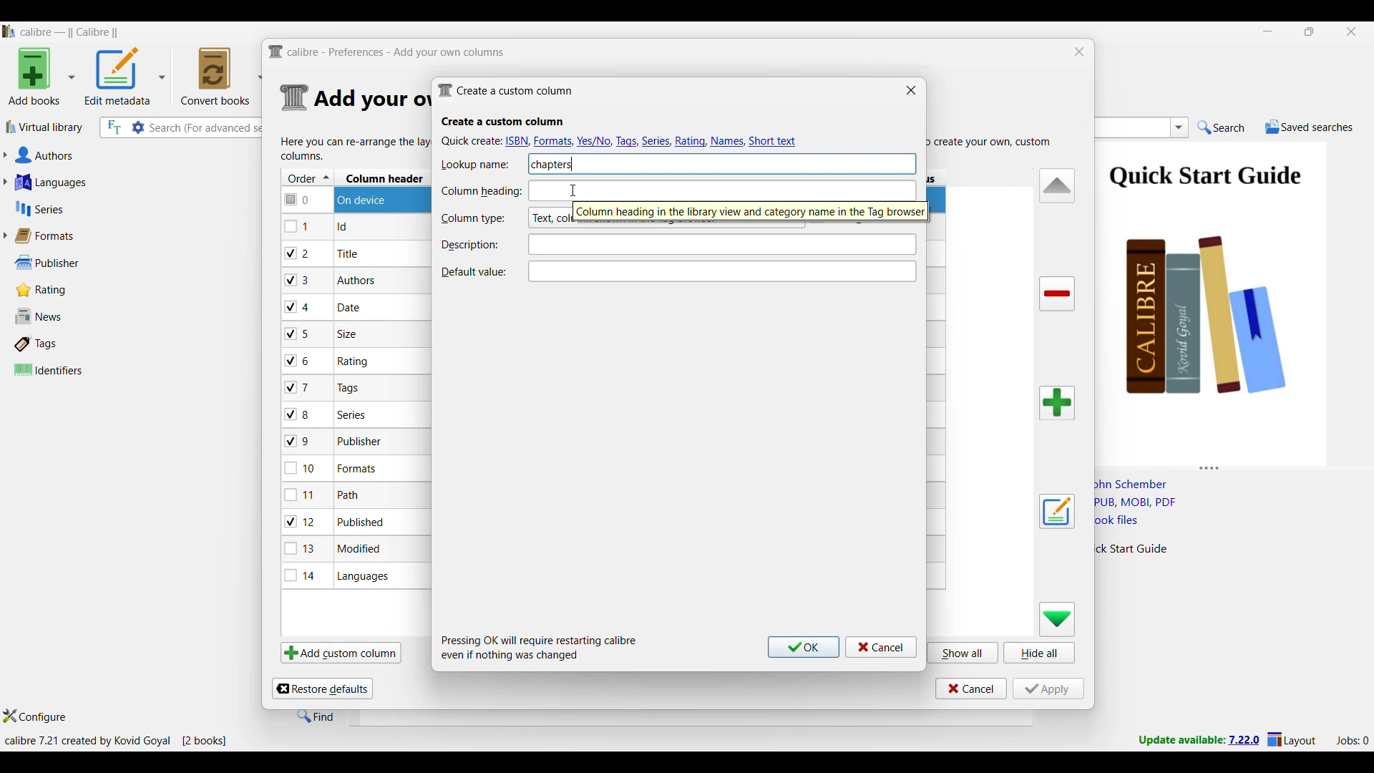 Image resolution: width=1374 pixels, height=773 pixels. What do you see at coordinates (125, 76) in the screenshot?
I see `Options to edit metadata` at bounding box center [125, 76].